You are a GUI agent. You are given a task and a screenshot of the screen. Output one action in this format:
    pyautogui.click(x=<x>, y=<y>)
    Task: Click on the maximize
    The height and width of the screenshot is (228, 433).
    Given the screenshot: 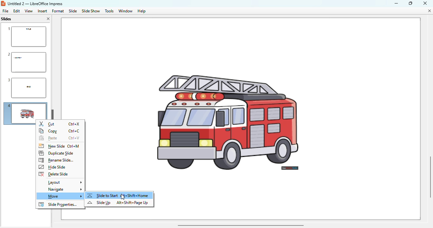 What is the action you would take?
    pyautogui.click(x=410, y=3)
    